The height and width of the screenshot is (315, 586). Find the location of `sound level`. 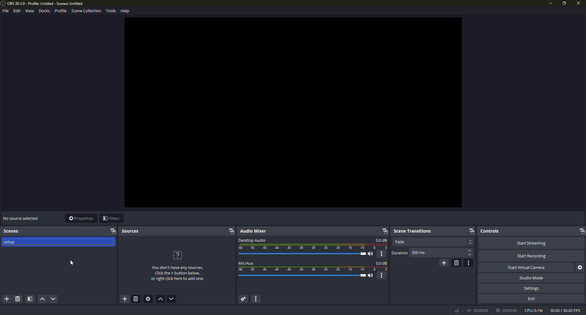

sound level is located at coordinates (304, 276).